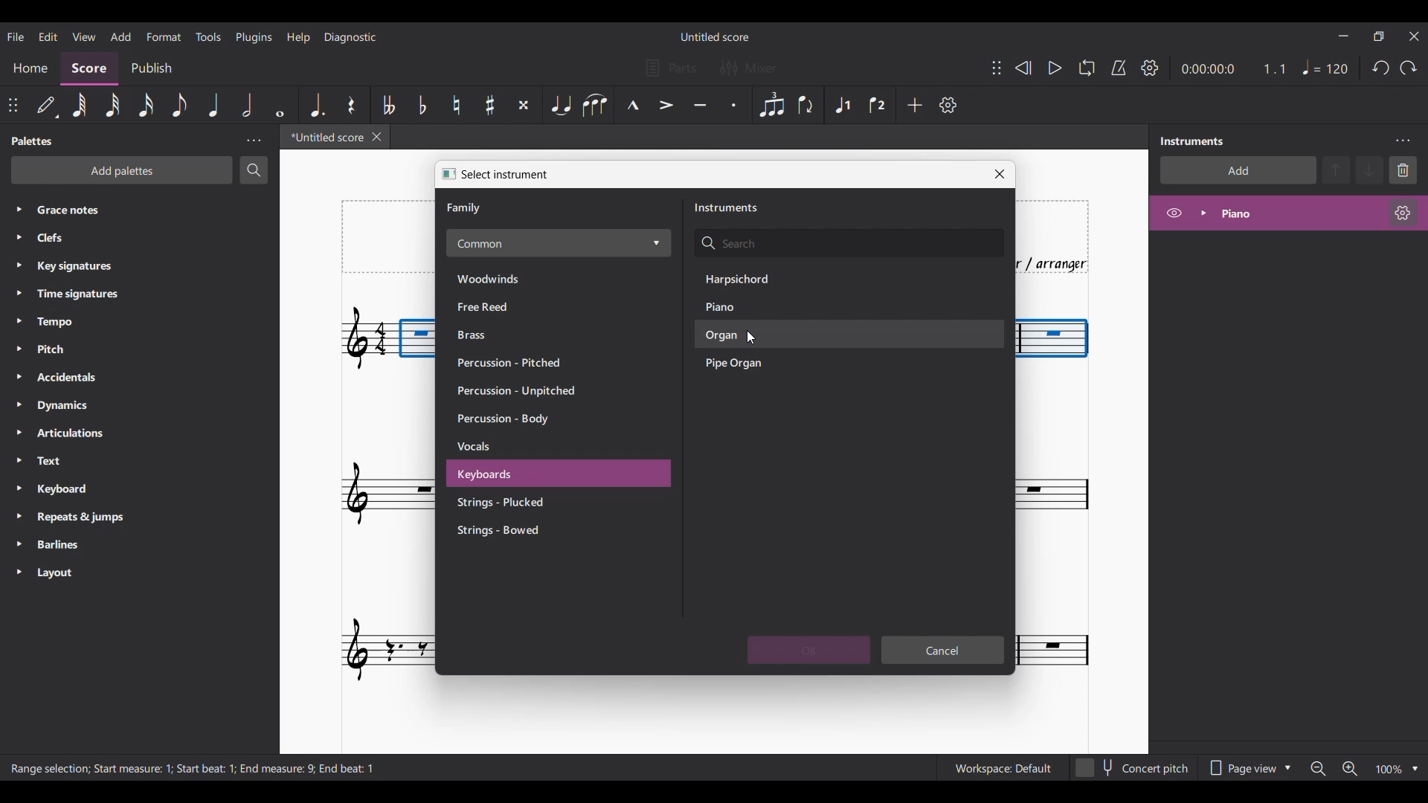 The height and width of the screenshot is (803, 1428). I want to click on Voice 2, so click(877, 106).